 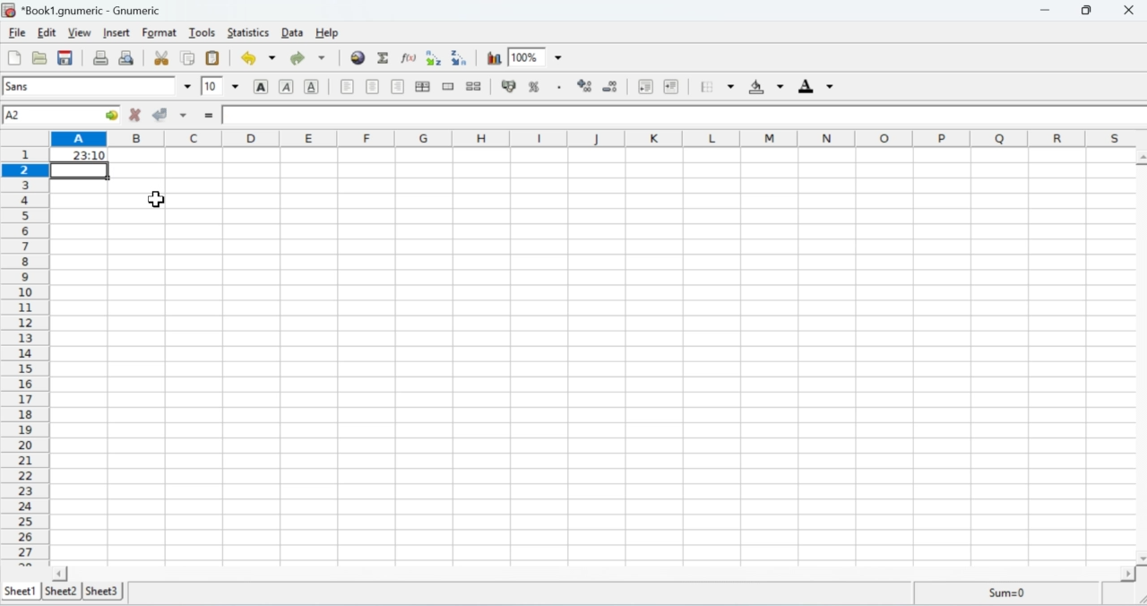 I want to click on Print preview, so click(x=127, y=58).